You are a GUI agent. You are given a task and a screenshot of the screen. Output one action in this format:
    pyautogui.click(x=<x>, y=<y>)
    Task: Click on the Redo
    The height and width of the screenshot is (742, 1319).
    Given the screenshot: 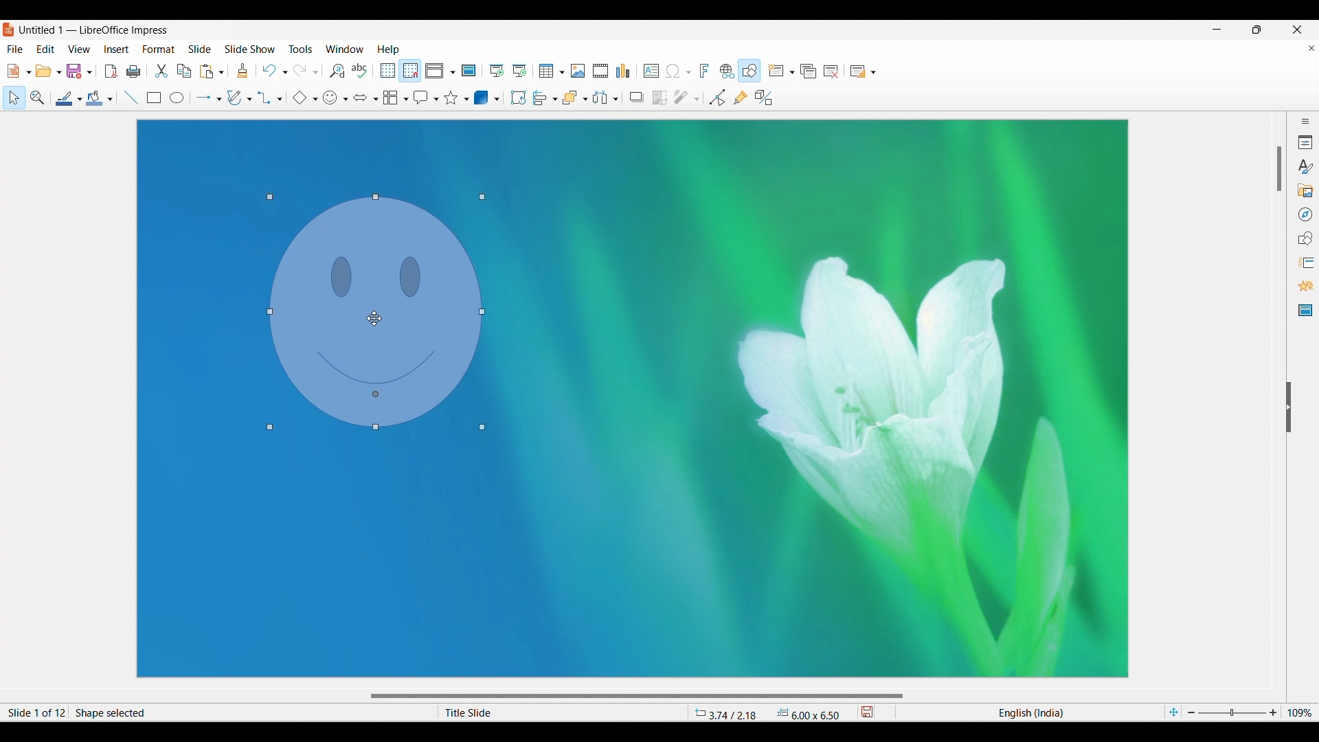 What is the action you would take?
    pyautogui.click(x=301, y=71)
    